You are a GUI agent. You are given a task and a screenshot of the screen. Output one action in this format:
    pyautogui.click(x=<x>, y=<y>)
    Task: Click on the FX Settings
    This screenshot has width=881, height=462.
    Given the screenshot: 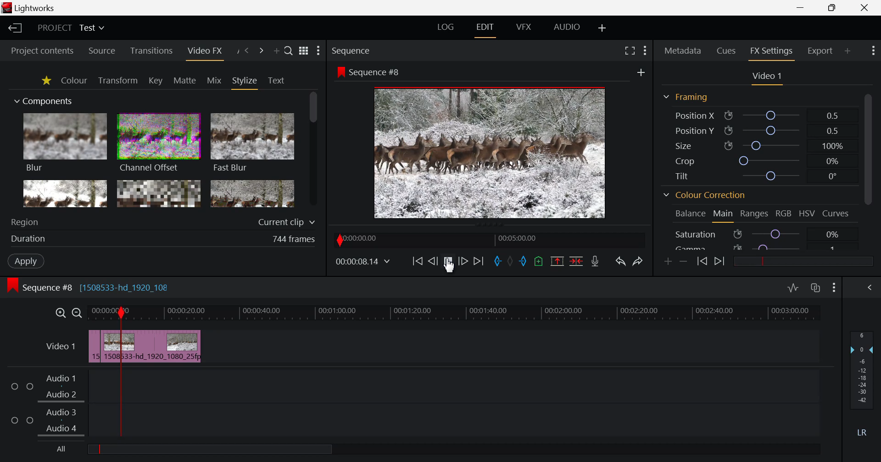 What is the action you would take?
    pyautogui.click(x=771, y=52)
    